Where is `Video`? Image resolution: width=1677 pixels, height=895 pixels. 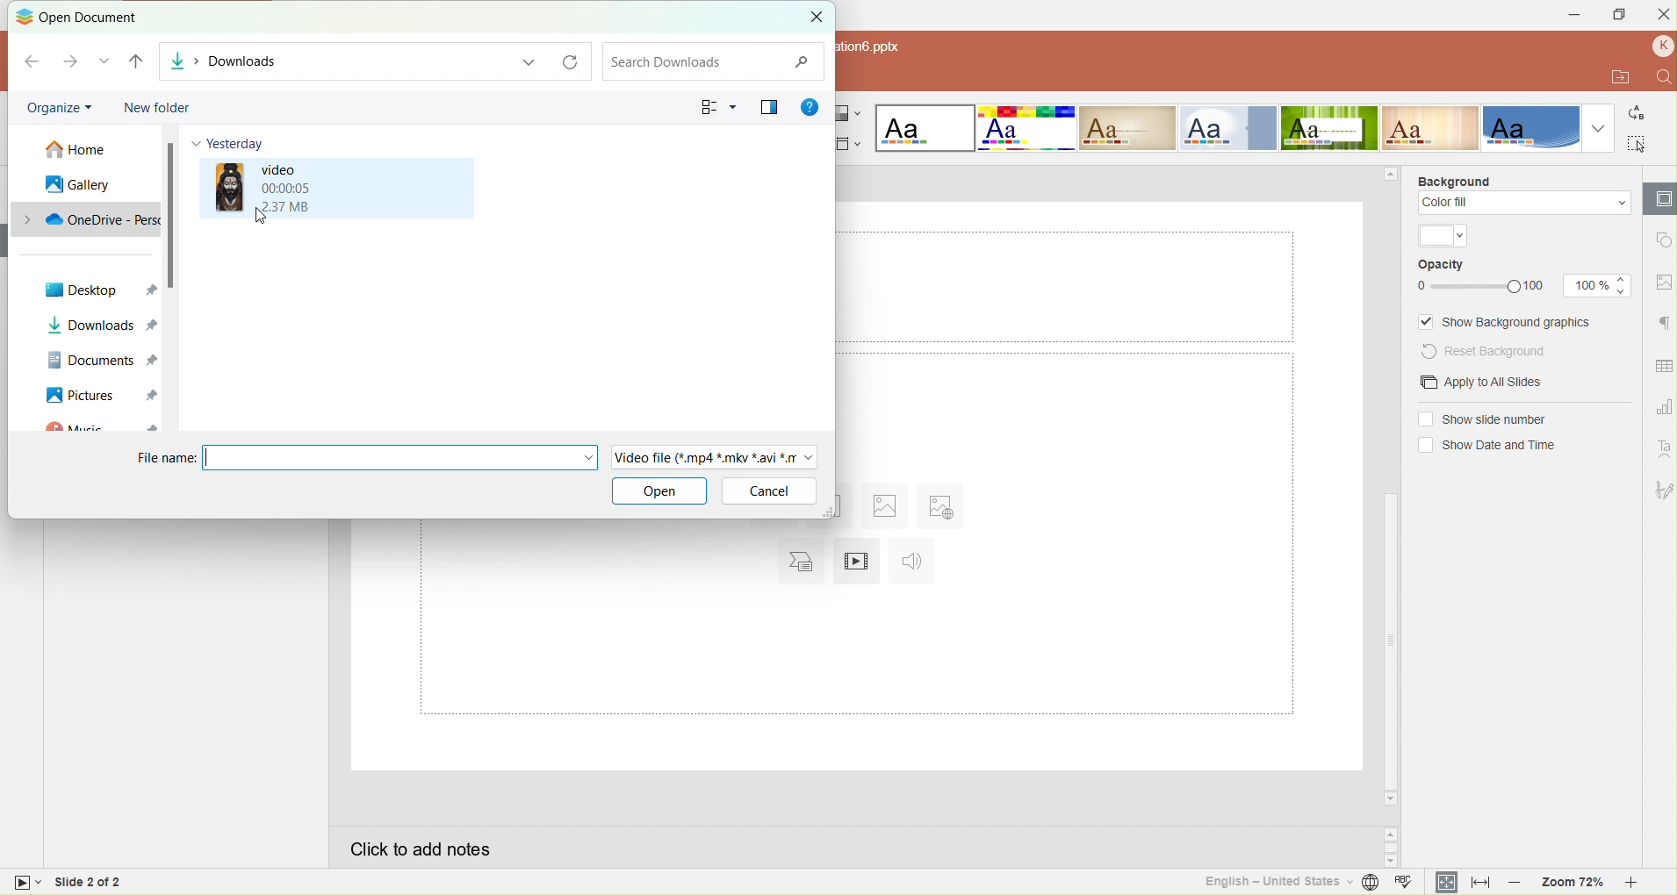
Video is located at coordinates (362, 189).